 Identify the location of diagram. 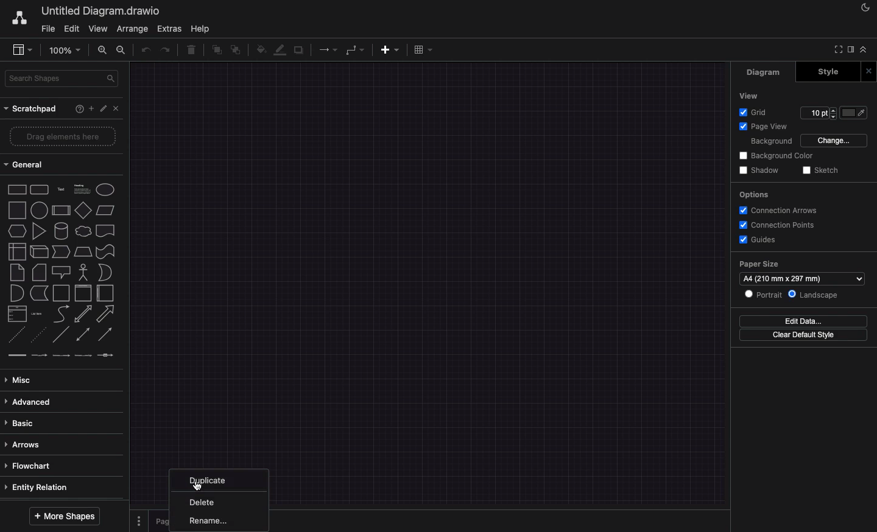
(764, 73).